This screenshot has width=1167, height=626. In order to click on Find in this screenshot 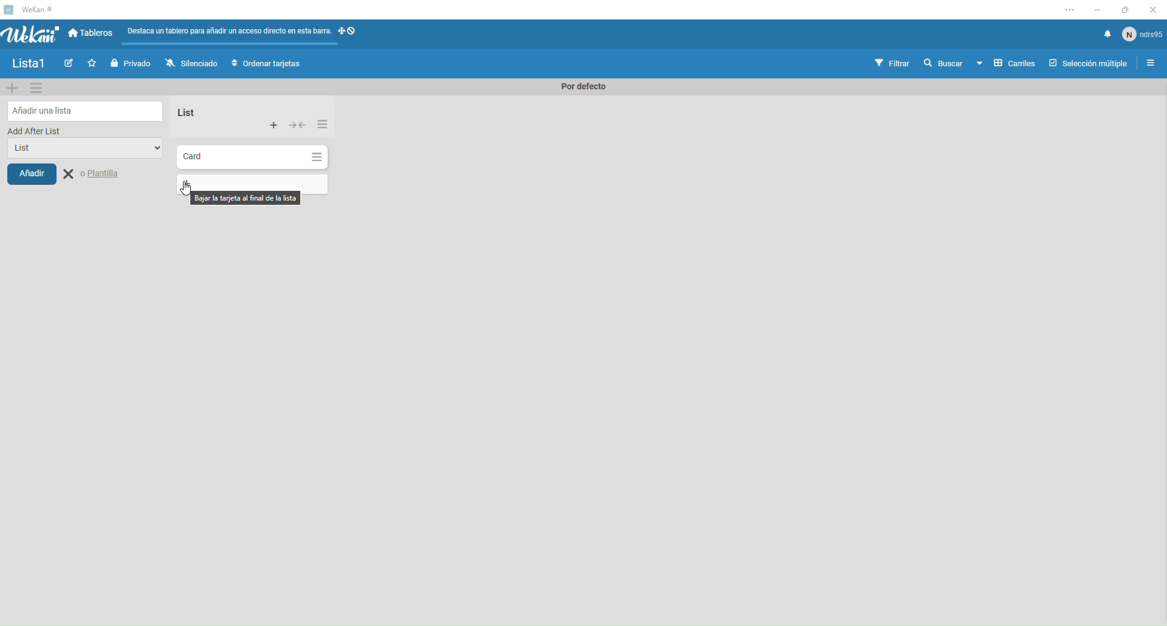, I will do `click(942, 63)`.